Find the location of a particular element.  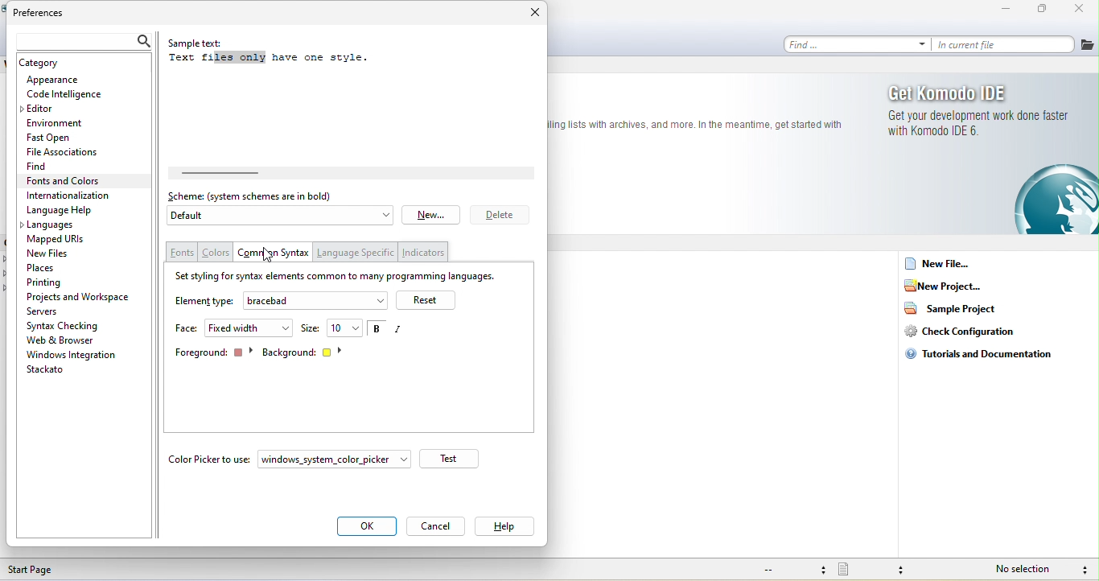

cursor movement is located at coordinates (266, 255).